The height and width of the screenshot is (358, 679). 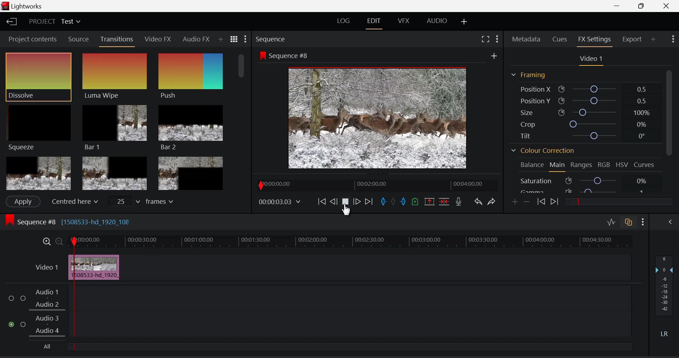 What do you see at coordinates (47, 305) in the screenshot?
I see `Audio 2` at bounding box center [47, 305].